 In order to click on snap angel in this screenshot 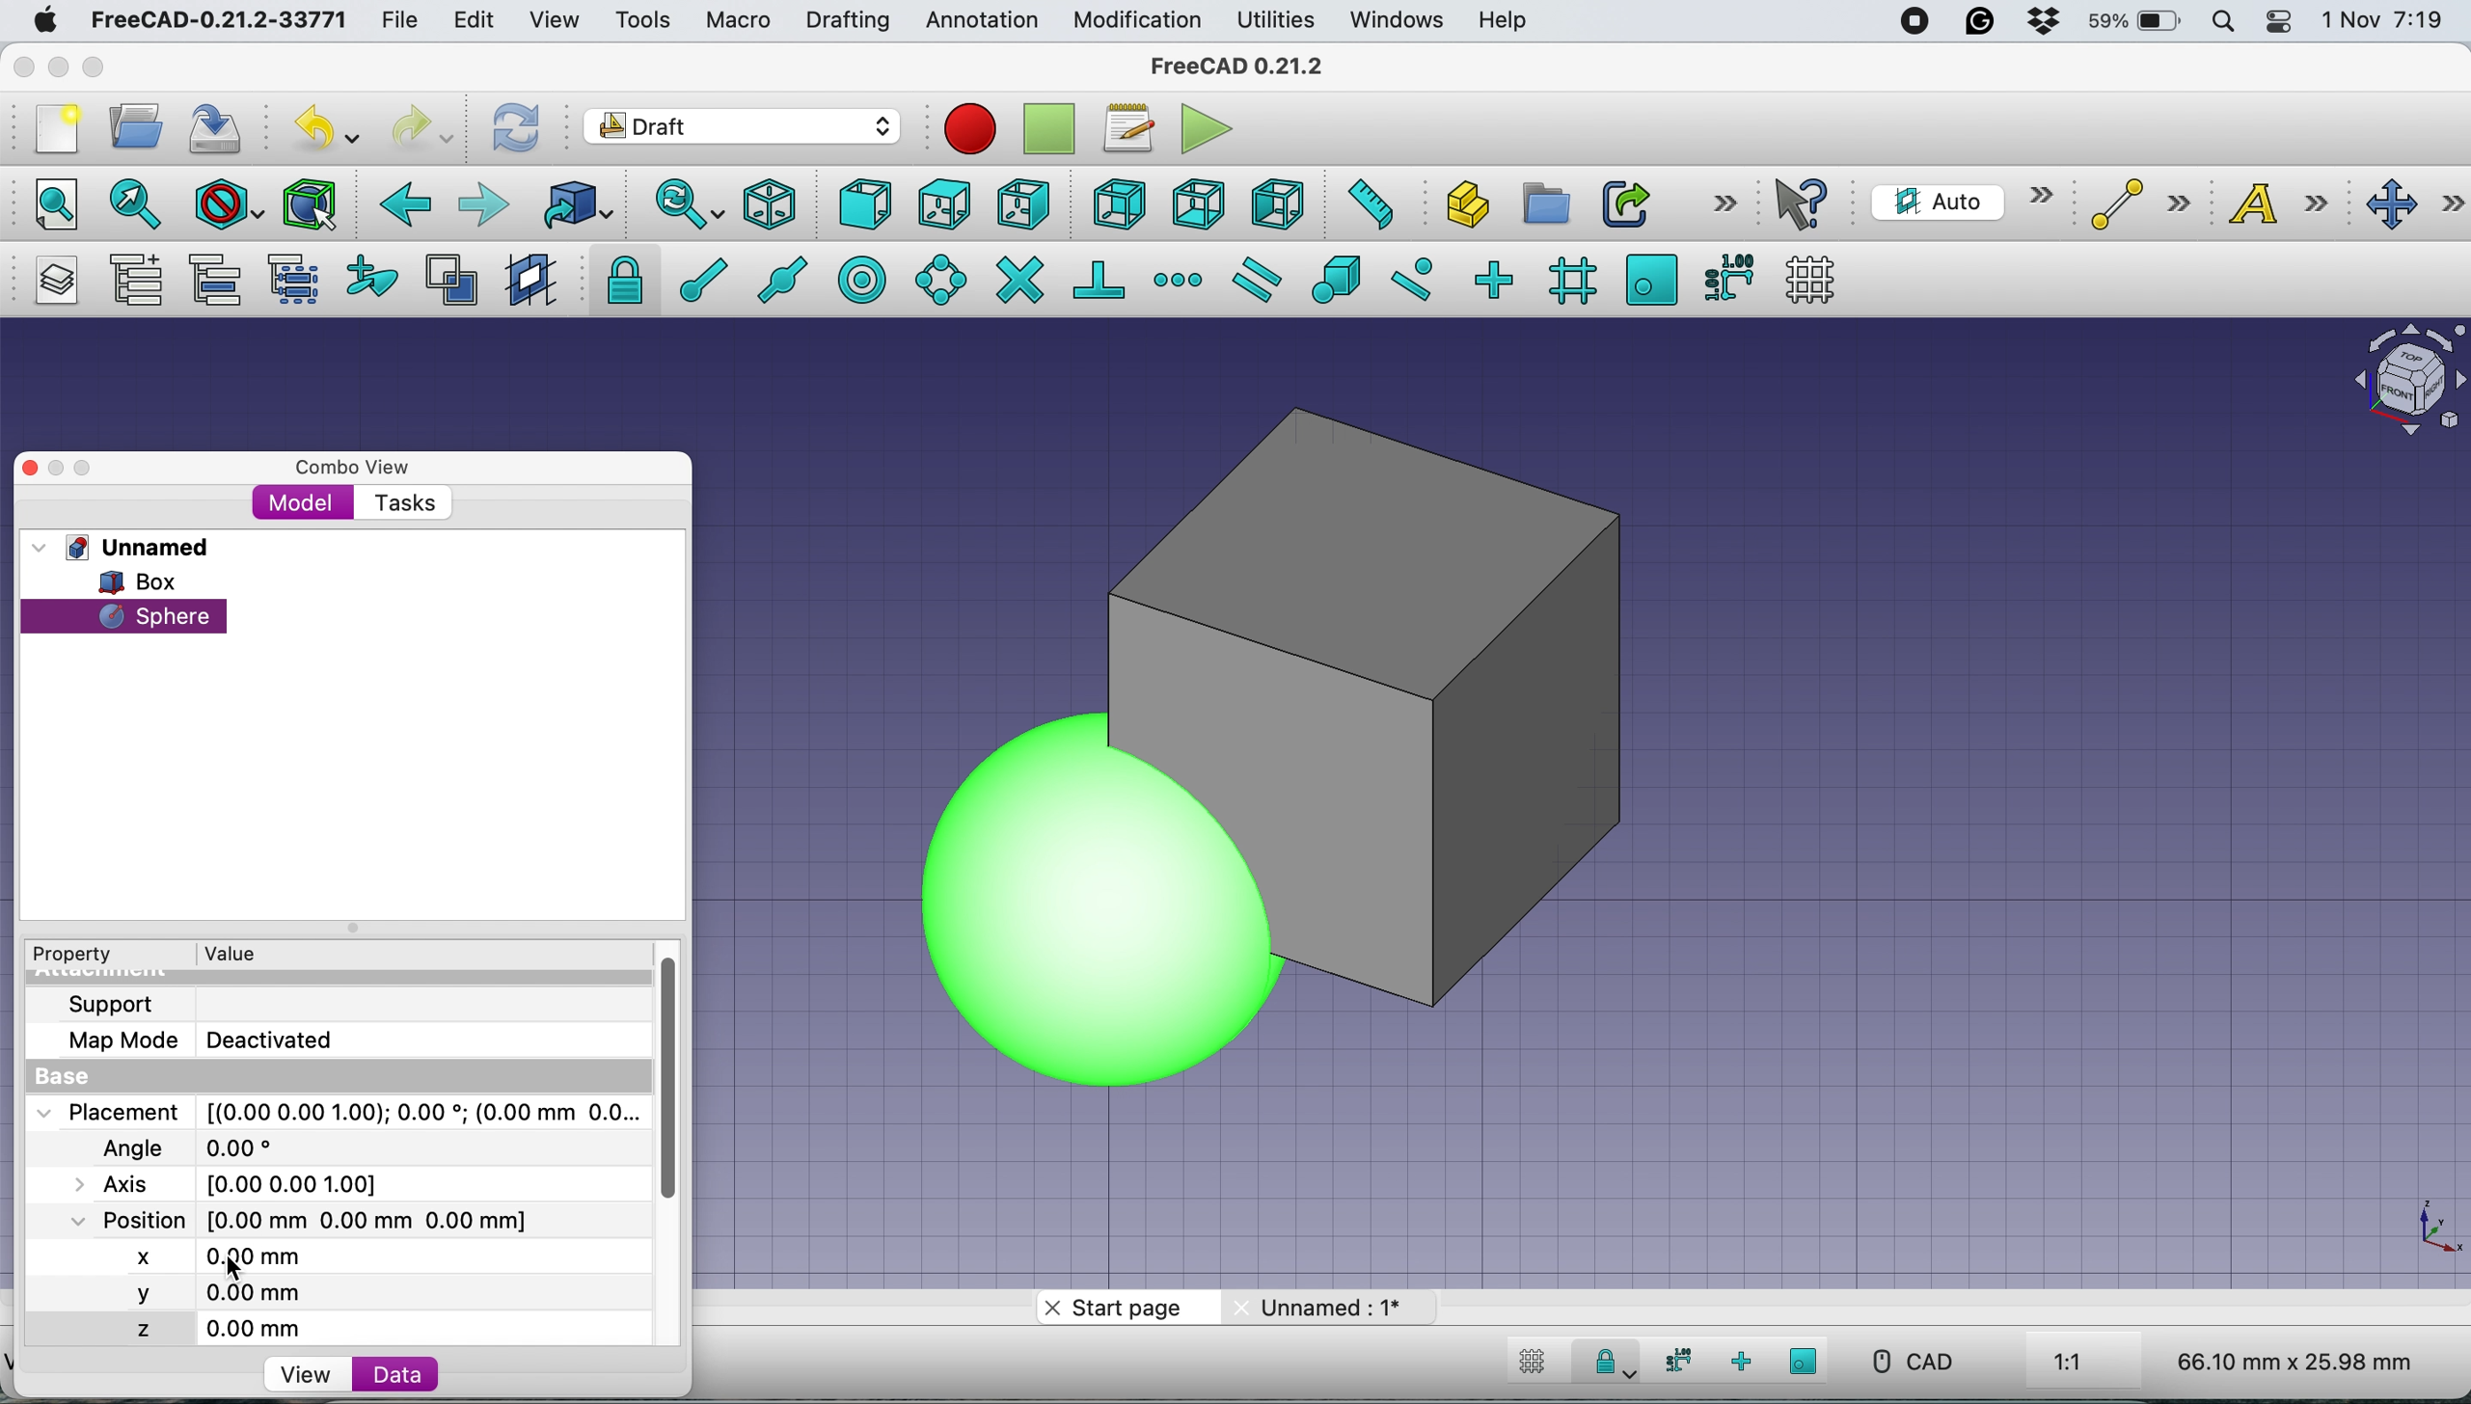, I will do `click(935, 279)`.